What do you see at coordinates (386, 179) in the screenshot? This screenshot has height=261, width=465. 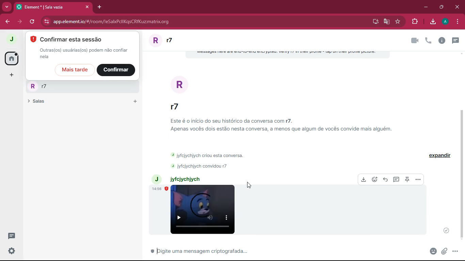 I see `reply` at bounding box center [386, 179].